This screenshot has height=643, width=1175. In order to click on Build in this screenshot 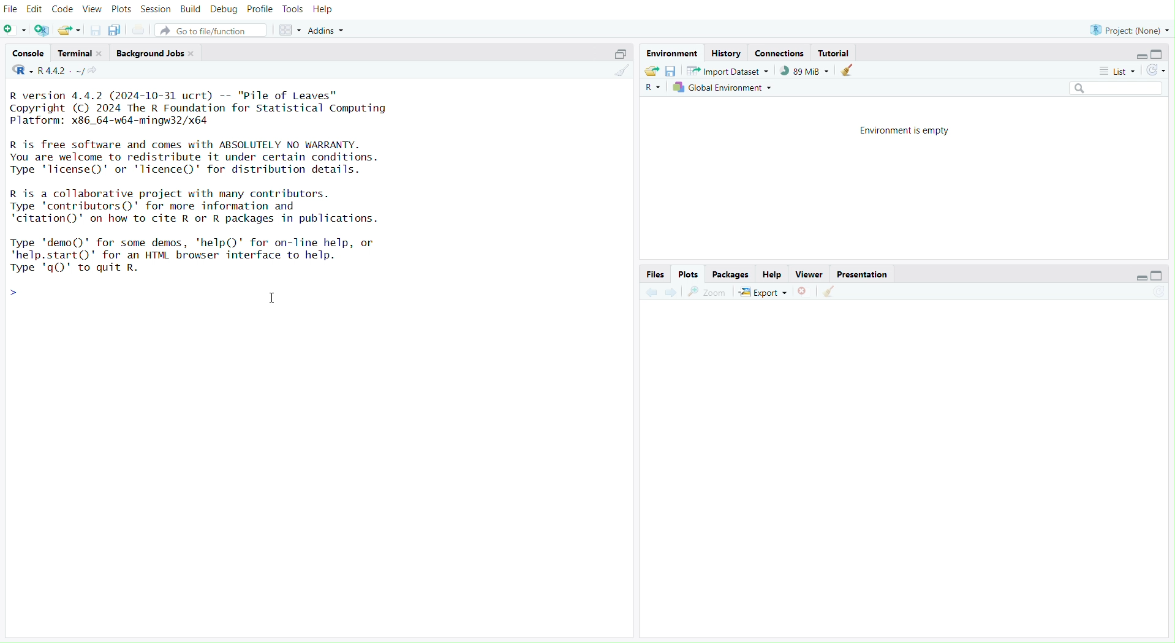, I will do `click(189, 10)`.